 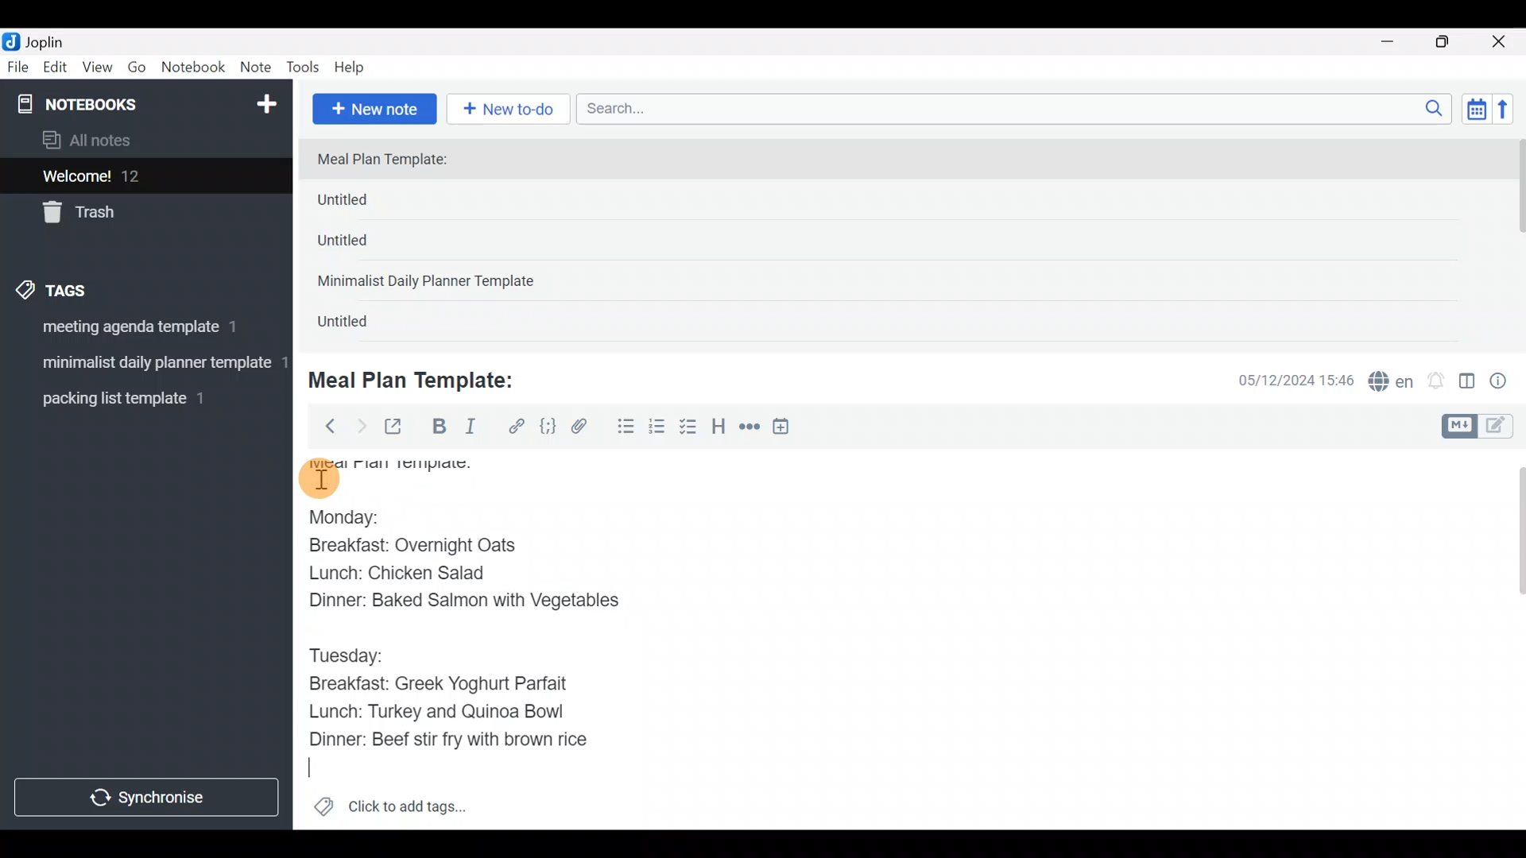 What do you see at coordinates (194, 68) in the screenshot?
I see `Notebook` at bounding box center [194, 68].